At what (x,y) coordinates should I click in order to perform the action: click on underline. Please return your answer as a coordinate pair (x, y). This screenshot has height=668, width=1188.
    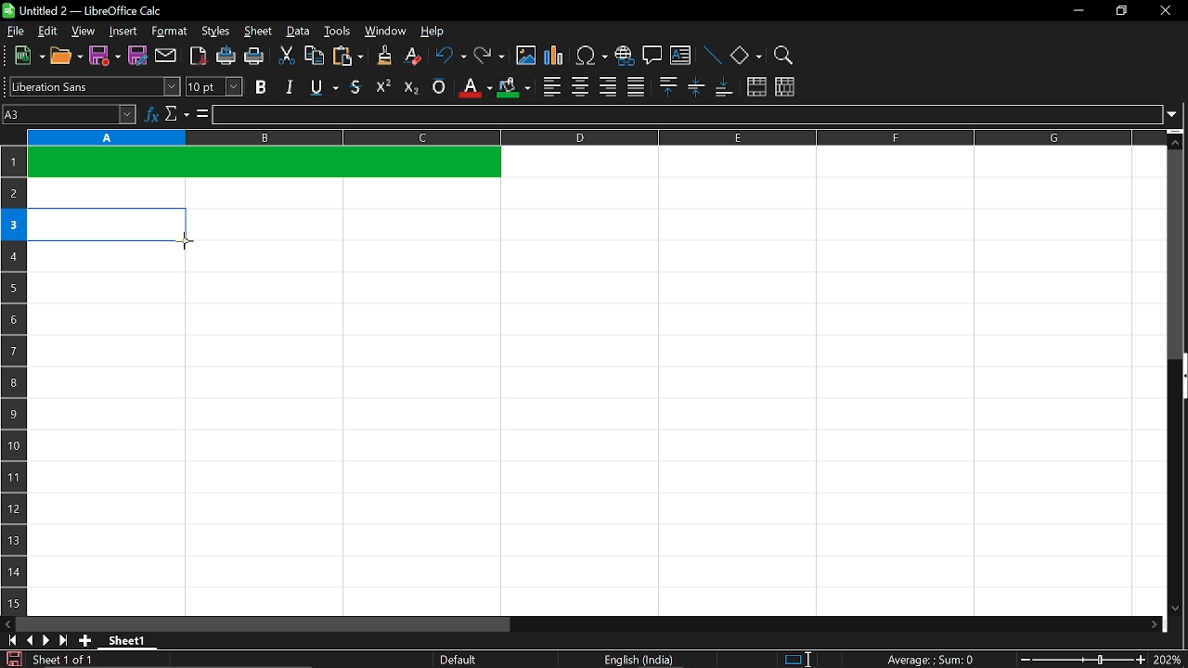
    Looking at the image, I should click on (321, 87).